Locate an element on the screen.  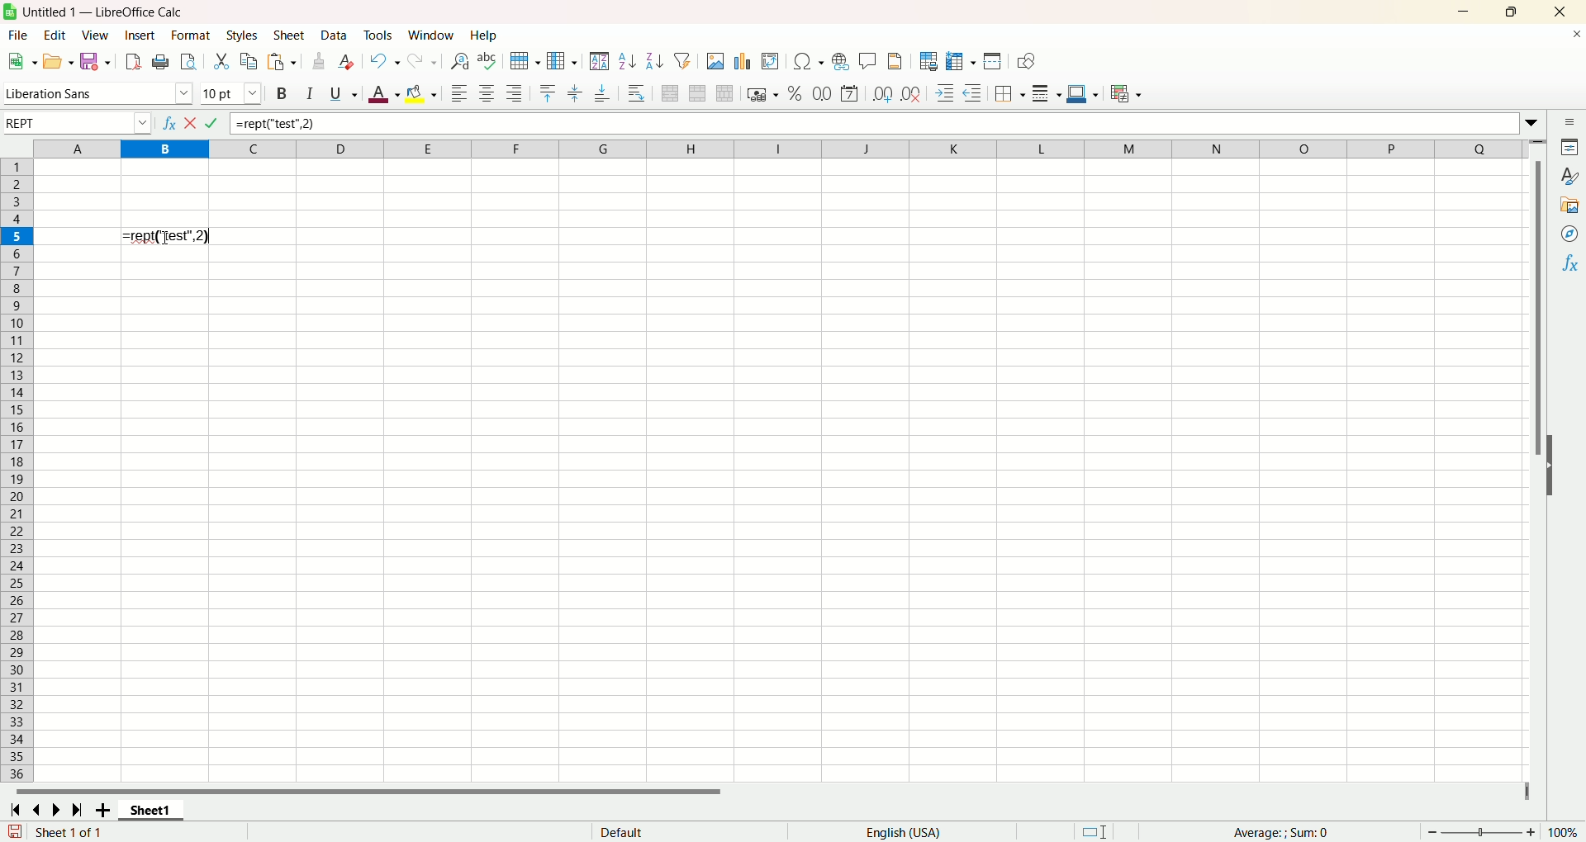
copy is located at coordinates (249, 63).